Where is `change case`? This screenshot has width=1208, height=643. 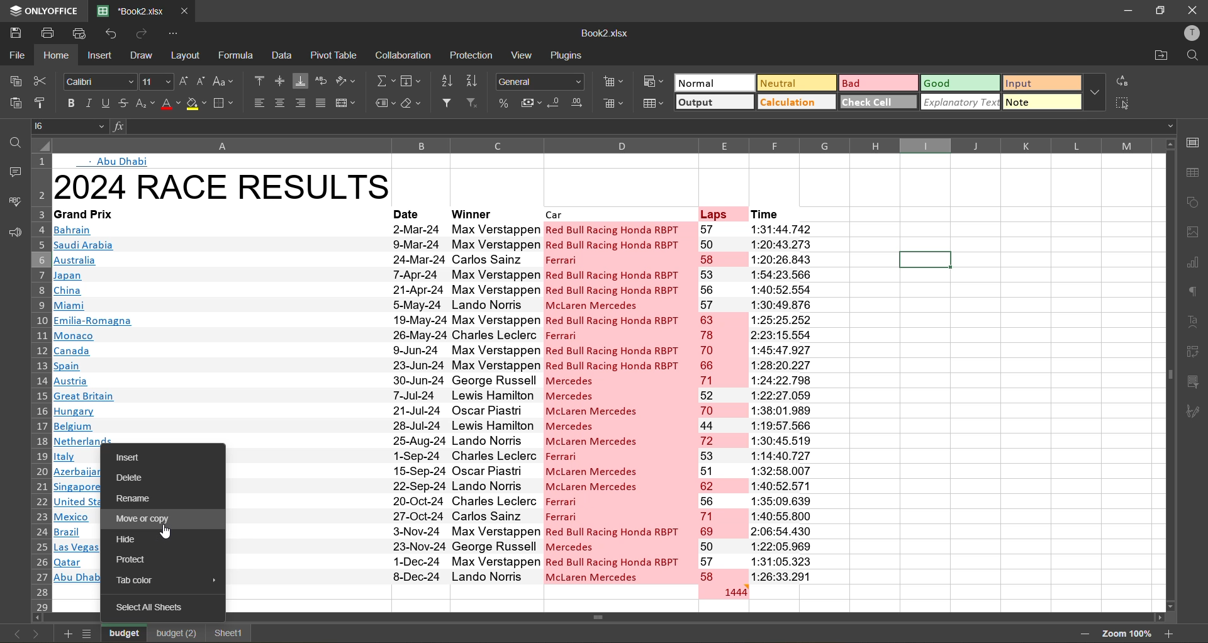 change case is located at coordinates (226, 81).